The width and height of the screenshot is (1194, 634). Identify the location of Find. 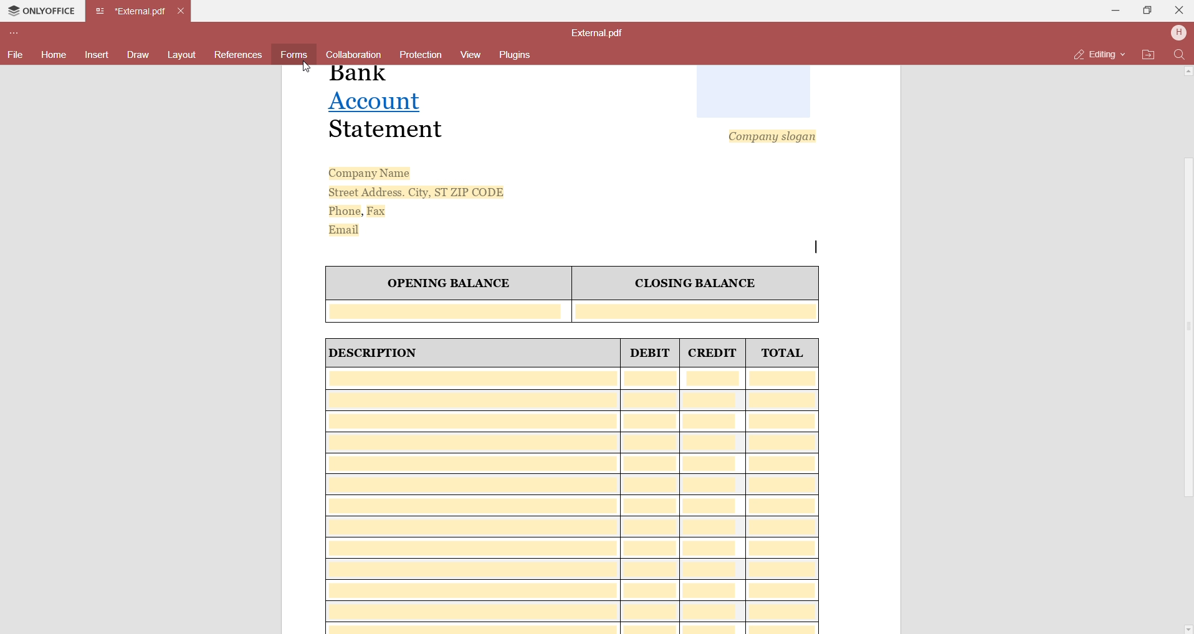
(1180, 55).